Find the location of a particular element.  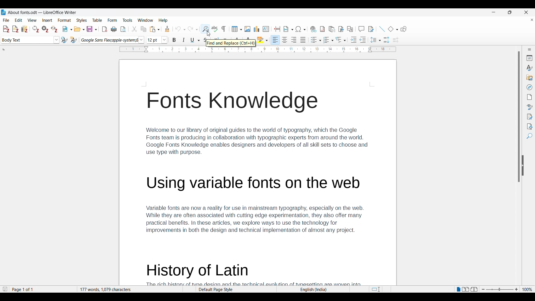

Software logo is located at coordinates (3, 12).